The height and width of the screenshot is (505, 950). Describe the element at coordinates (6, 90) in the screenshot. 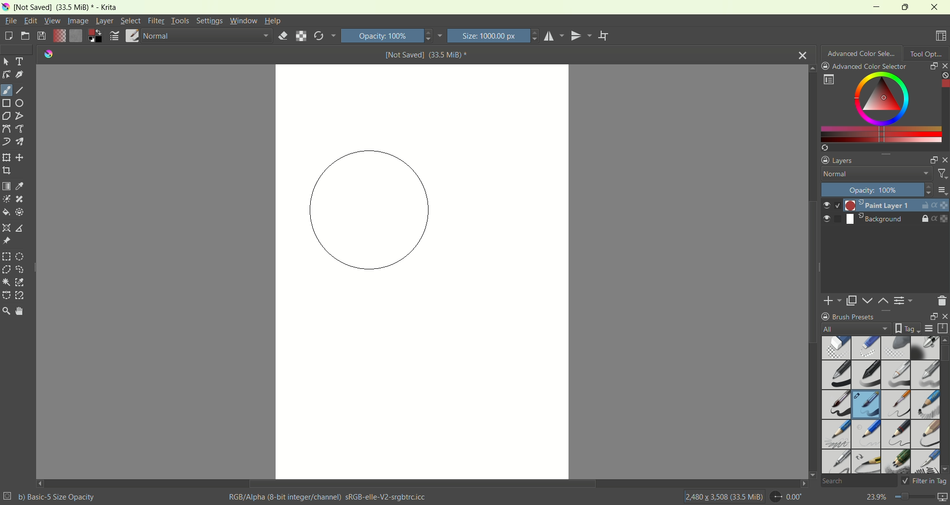

I see `freehand brush` at that location.